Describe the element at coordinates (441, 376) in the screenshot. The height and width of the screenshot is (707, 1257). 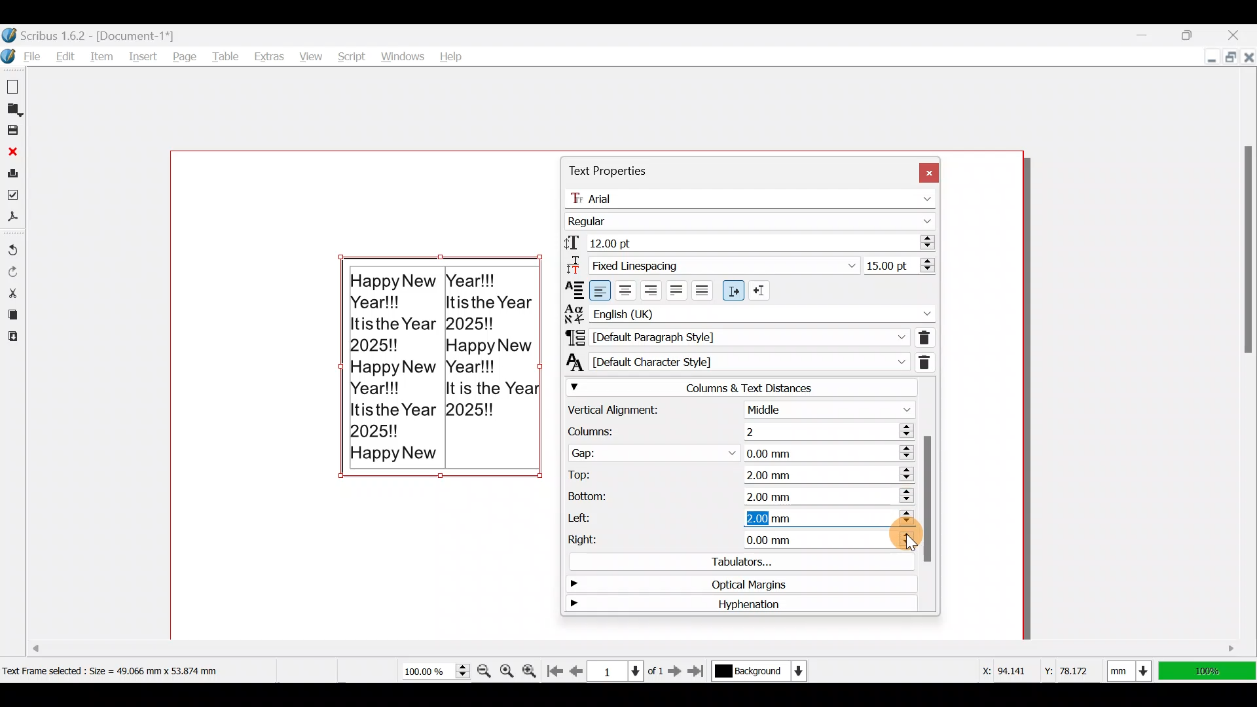
I see `Happy New Year` at that location.